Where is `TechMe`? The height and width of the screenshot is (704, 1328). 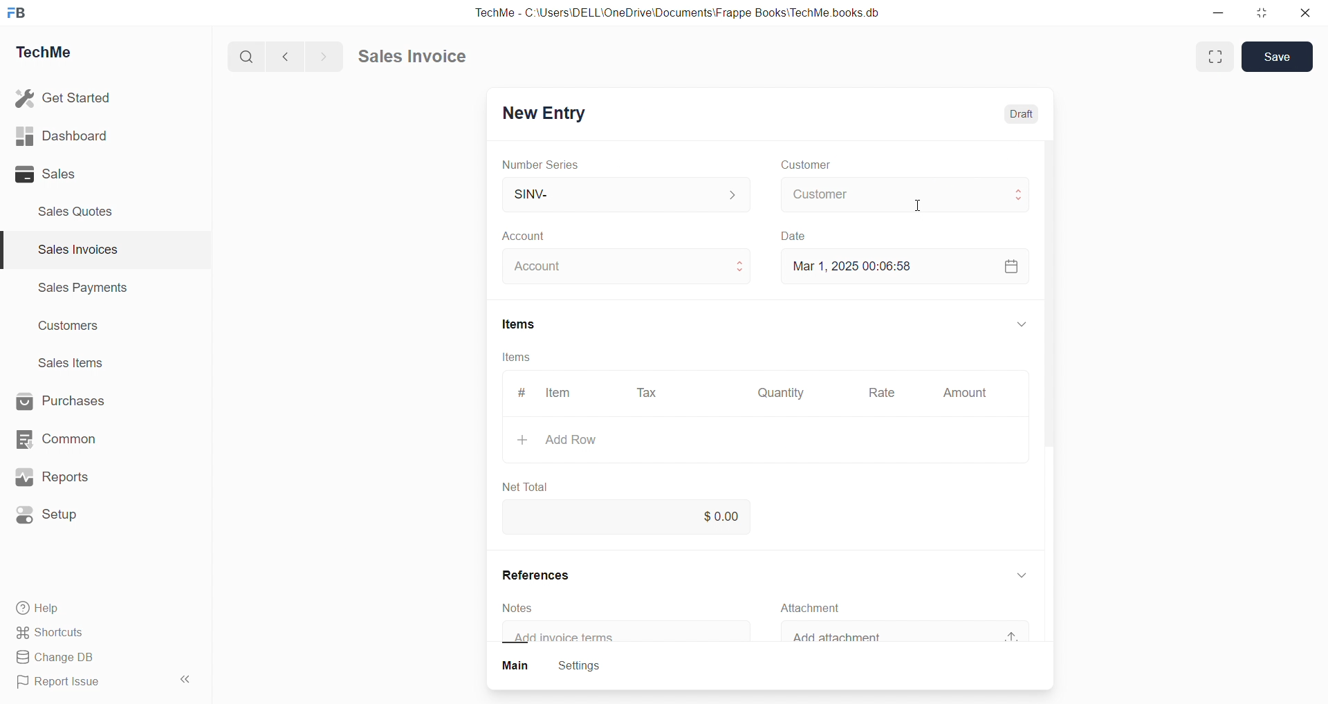
TechMe is located at coordinates (55, 55).